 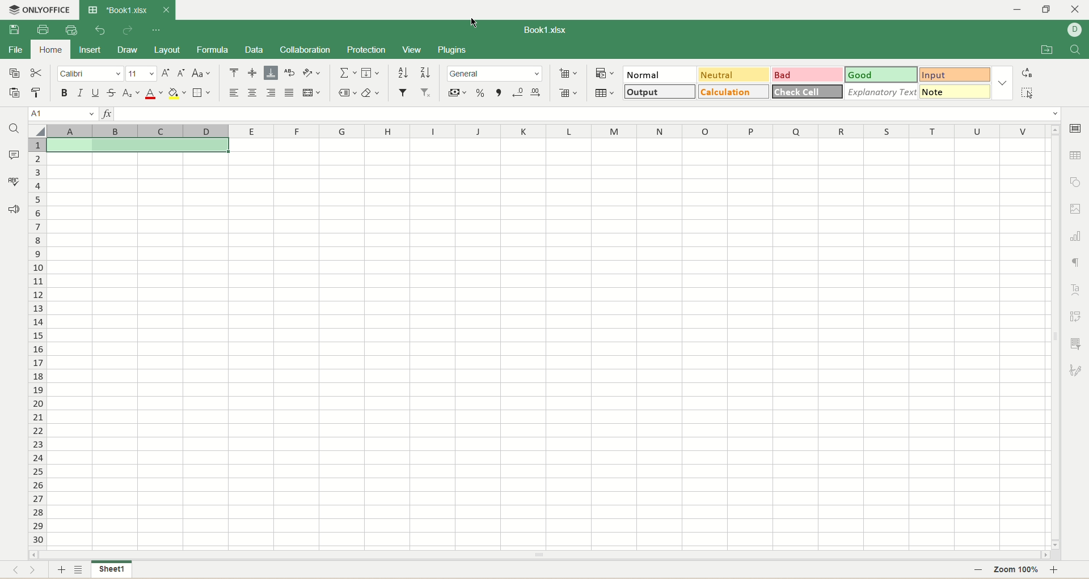 I want to click on output, so click(x=660, y=91).